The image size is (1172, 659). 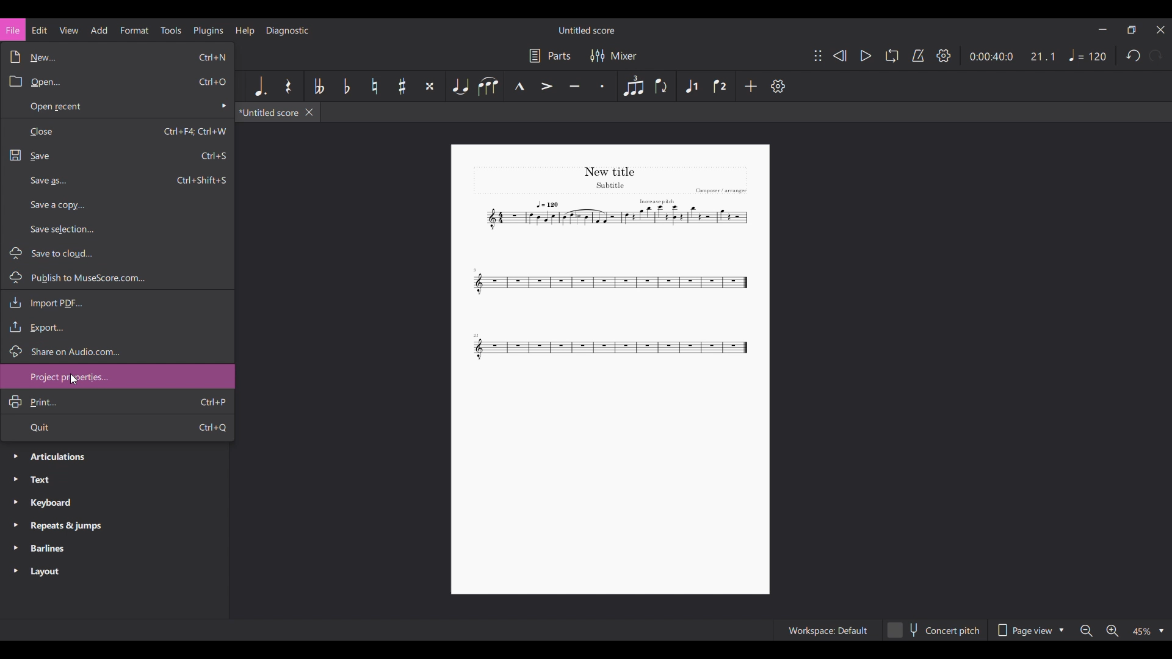 I want to click on Current ratio, so click(x=1043, y=56).